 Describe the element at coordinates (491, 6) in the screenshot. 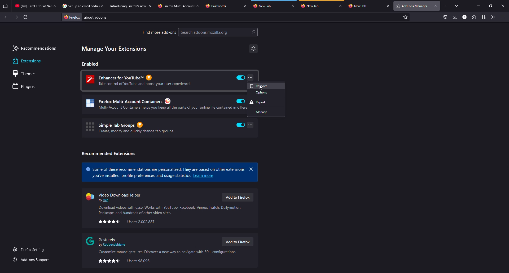

I see `maximize` at that location.